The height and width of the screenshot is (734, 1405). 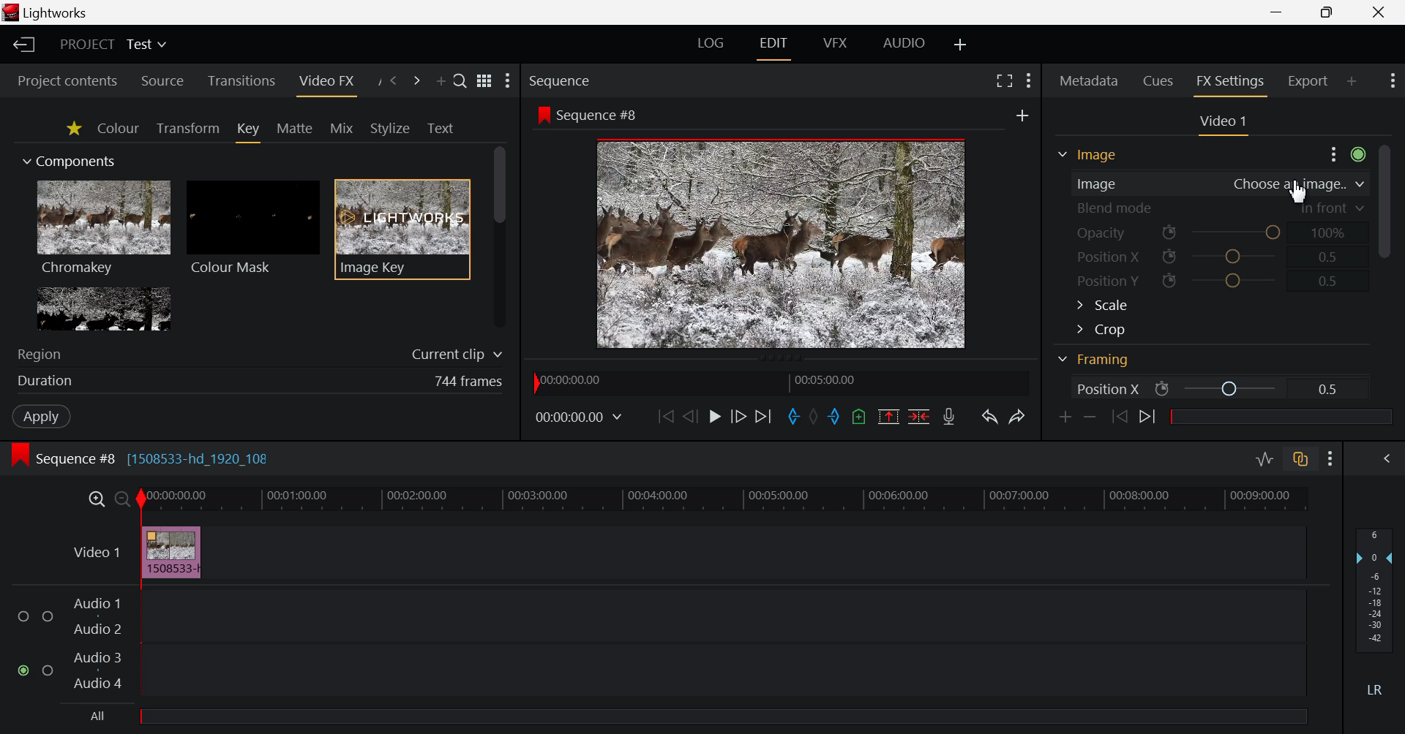 What do you see at coordinates (1296, 192) in the screenshot?
I see `Cursor Position` at bounding box center [1296, 192].